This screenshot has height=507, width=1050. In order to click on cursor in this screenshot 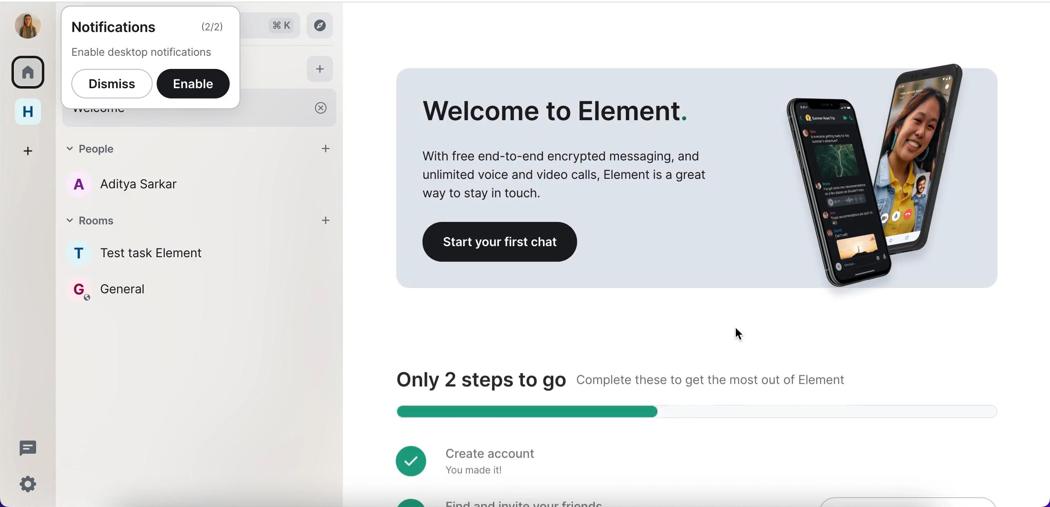, I will do `click(741, 334)`.